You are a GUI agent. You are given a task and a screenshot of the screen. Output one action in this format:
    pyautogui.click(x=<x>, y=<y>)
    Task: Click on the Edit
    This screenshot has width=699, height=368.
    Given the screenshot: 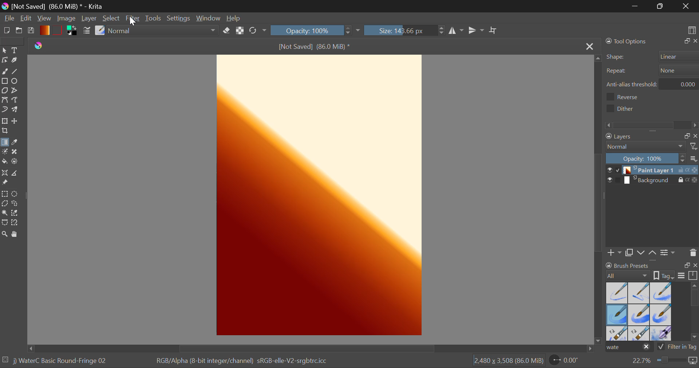 What is the action you would take?
    pyautogui.click(x=26, y=18)
    